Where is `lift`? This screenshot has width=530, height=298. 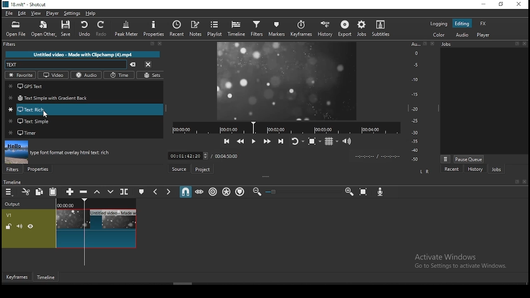
lift is located at coordinates (97, 191).